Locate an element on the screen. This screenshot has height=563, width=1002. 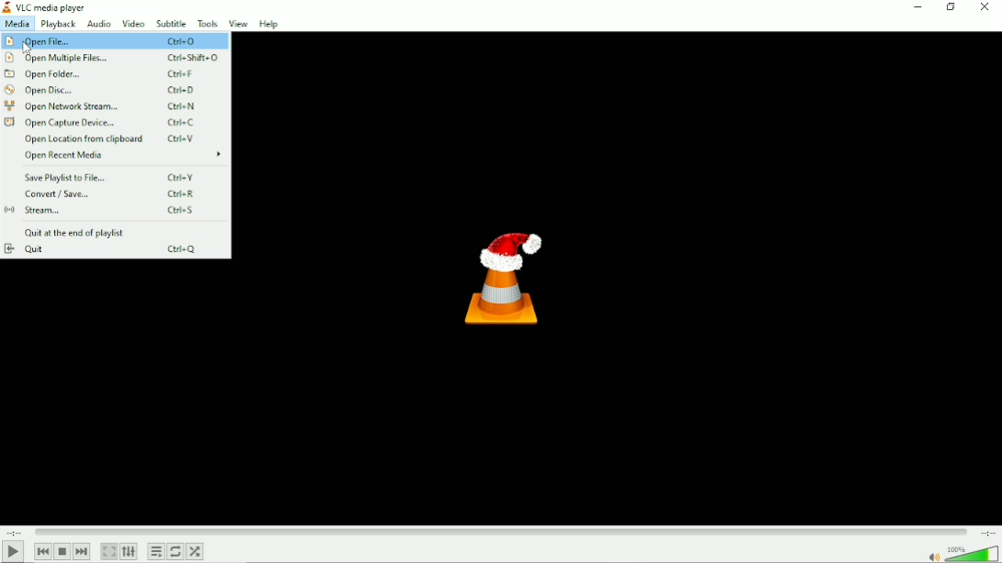
View is located at coordinates (238, 23).